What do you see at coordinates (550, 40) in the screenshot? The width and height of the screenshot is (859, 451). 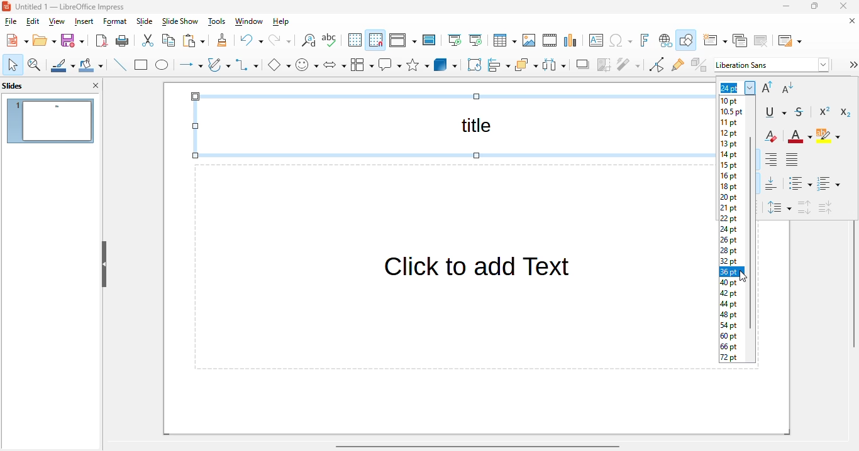 I see `insert audio or video` at bounding box center [550, 40].